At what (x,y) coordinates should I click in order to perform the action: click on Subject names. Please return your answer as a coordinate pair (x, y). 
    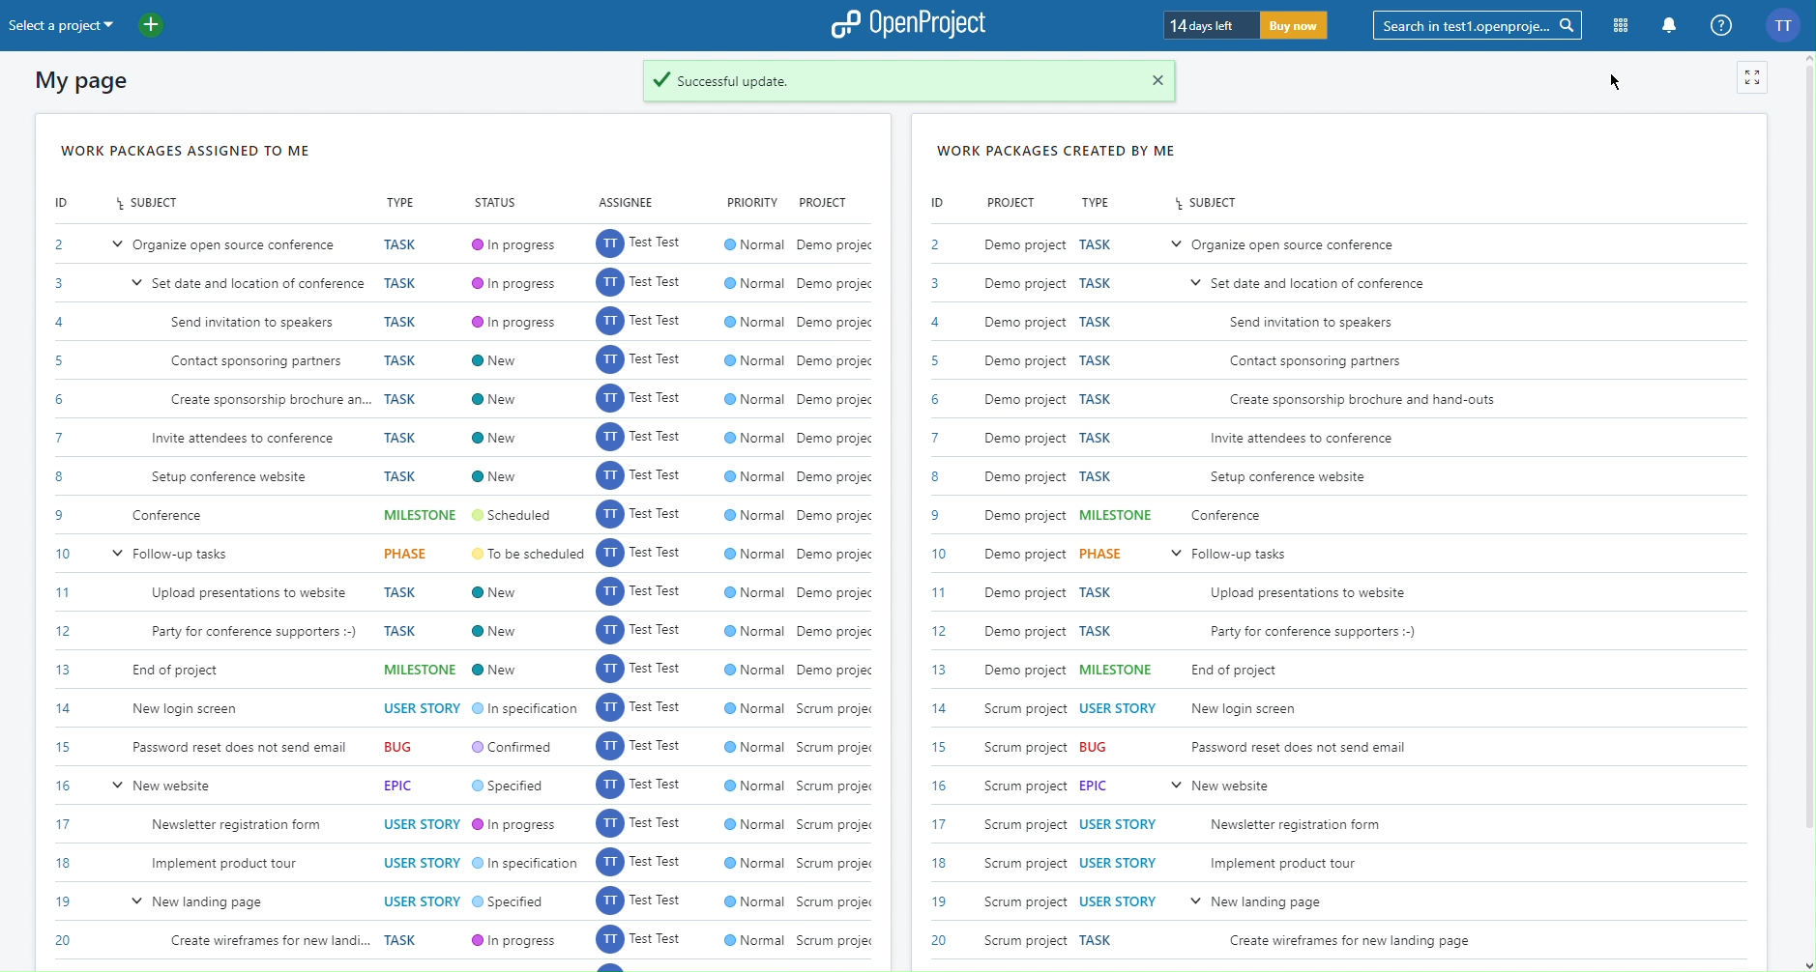
    Looking at the image, I should click on (242, 601).